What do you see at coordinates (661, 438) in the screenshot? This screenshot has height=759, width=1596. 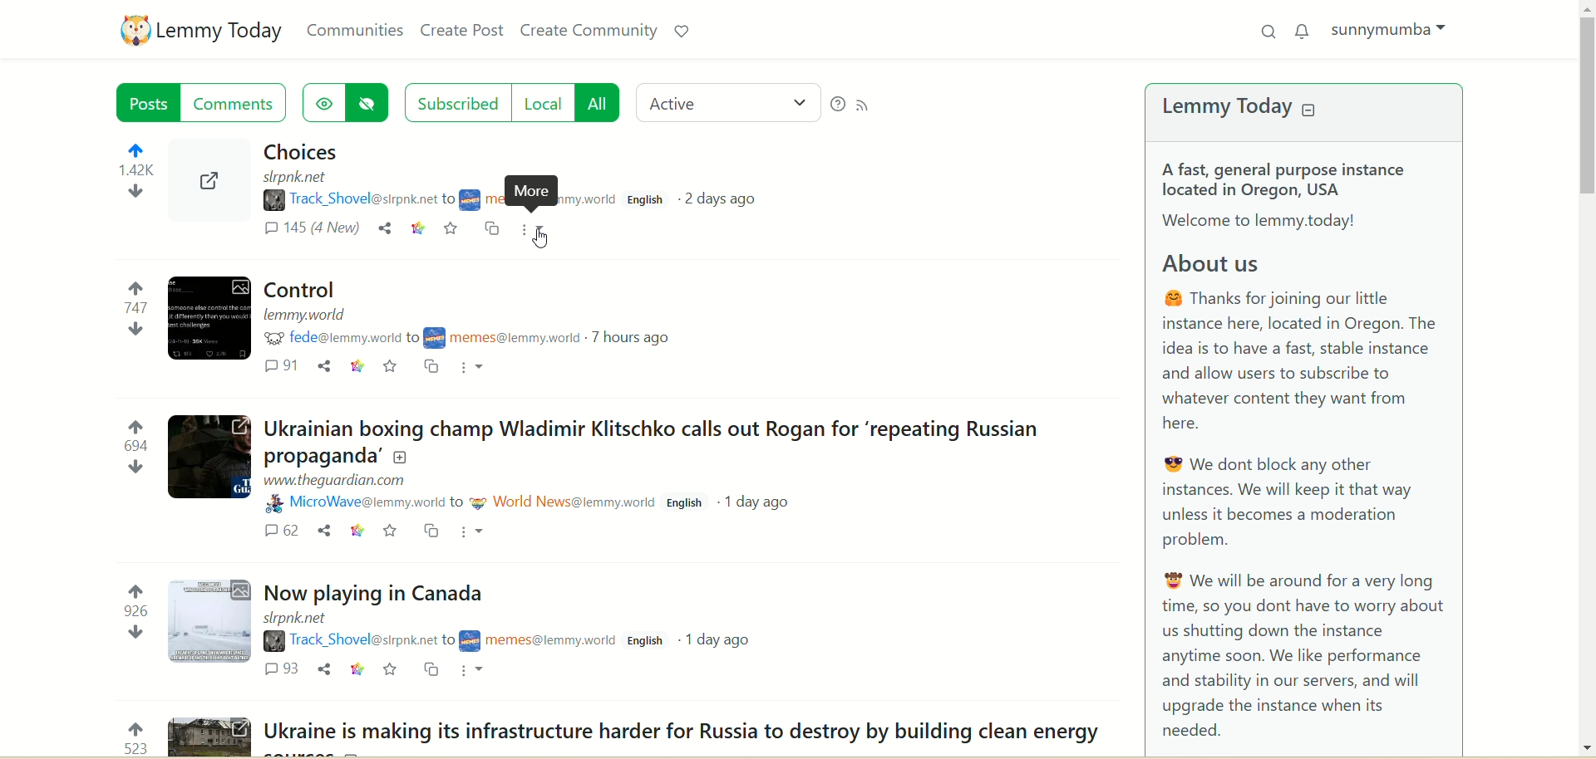 I see `Post on "Ukrainian boxing champ Wladimir Klitschko calls out Rogan for ‘repeating Russian propaganda’"` at bounding box center [661, 438].